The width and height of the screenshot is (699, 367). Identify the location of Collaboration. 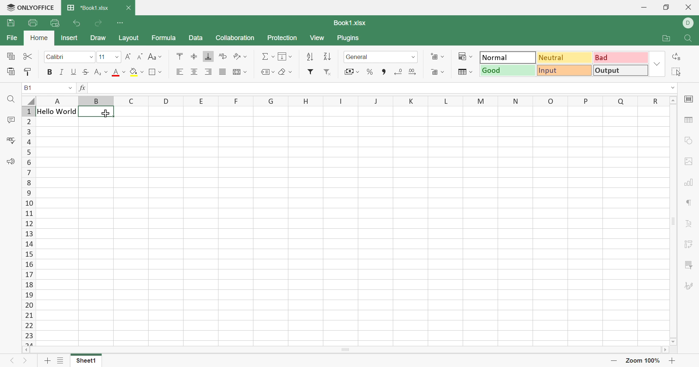
(235, 38).